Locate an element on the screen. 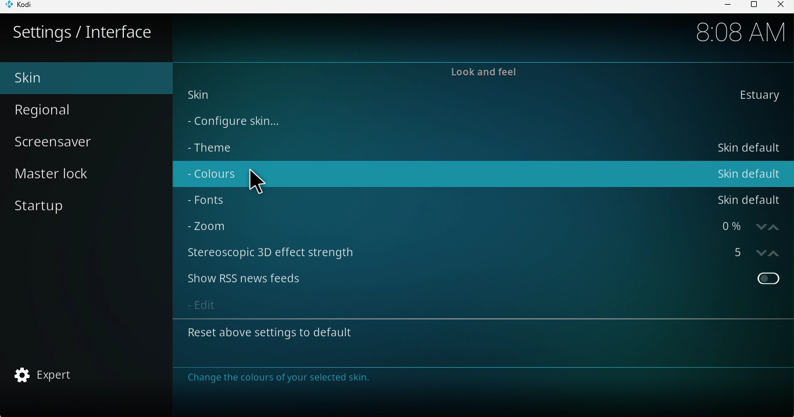 This screenshot has height=417, width=794. Stereoscopic 3D effect strength is located at coordinates (481, 254).